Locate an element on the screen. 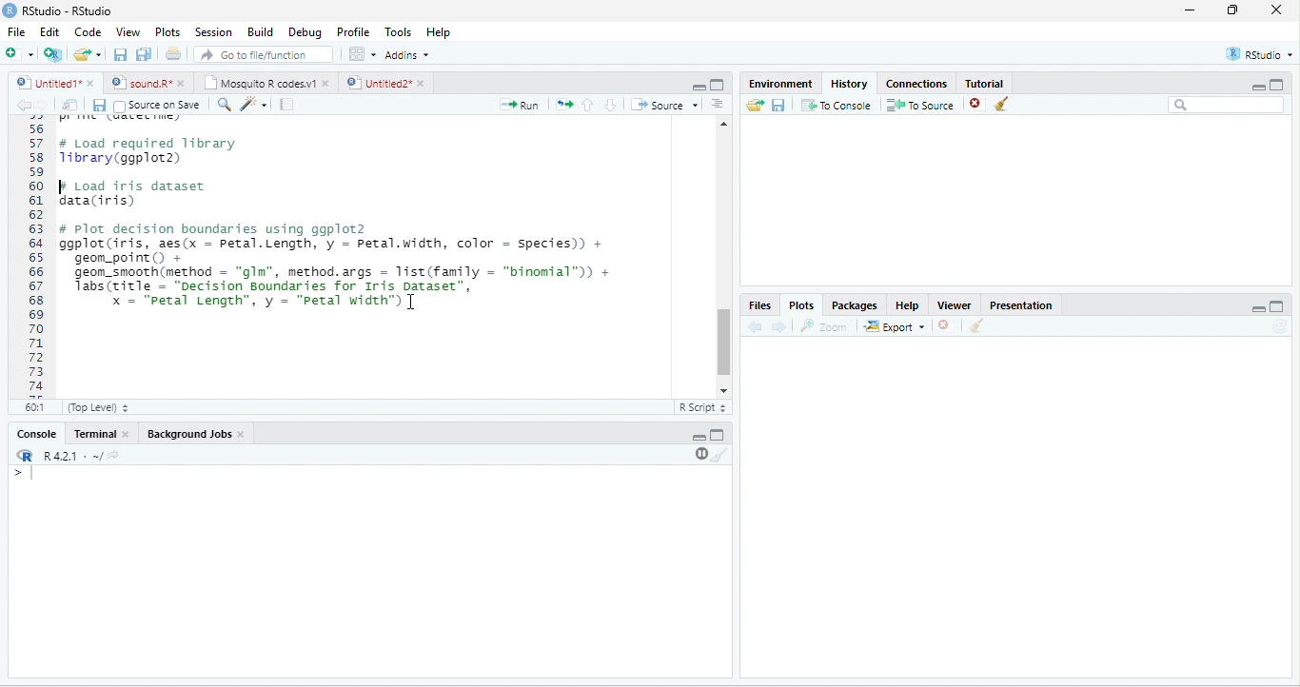 Image resolution: width=1300 pixels, height=687 pixels. tools is located at coordinates (252, 106).